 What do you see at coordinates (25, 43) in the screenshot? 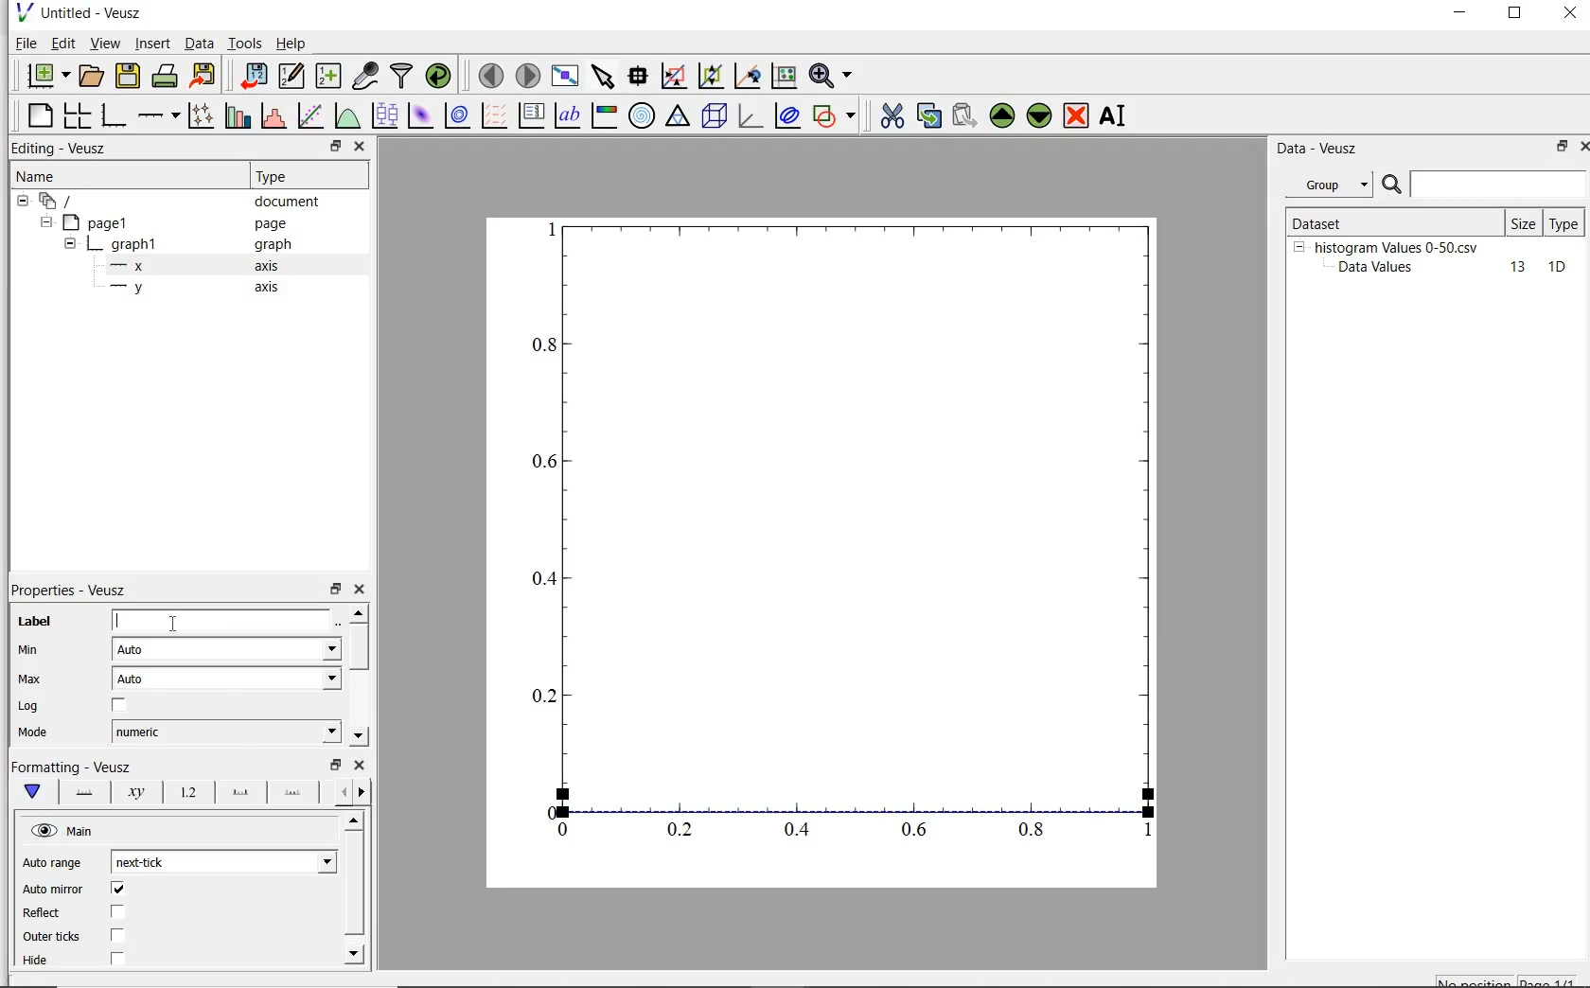
I see `file` at bounding box center [25, 43].